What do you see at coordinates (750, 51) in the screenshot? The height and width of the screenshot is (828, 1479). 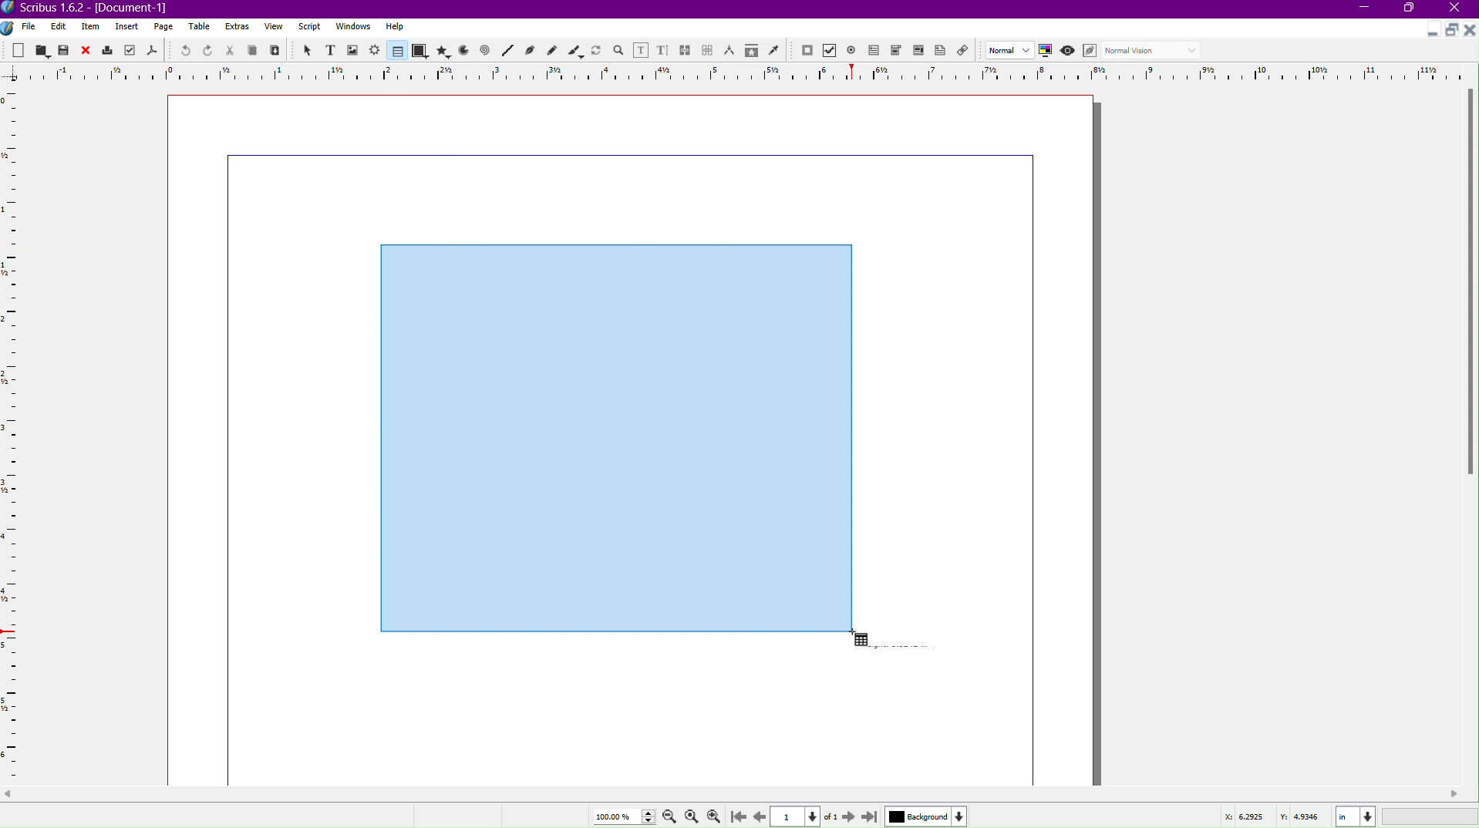 I see `Copy Item Properties` at bounding box center [750, 51].